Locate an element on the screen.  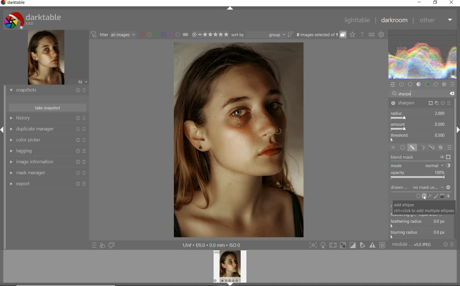
ADD ELLIPSE is located at coordinates (424, 207).